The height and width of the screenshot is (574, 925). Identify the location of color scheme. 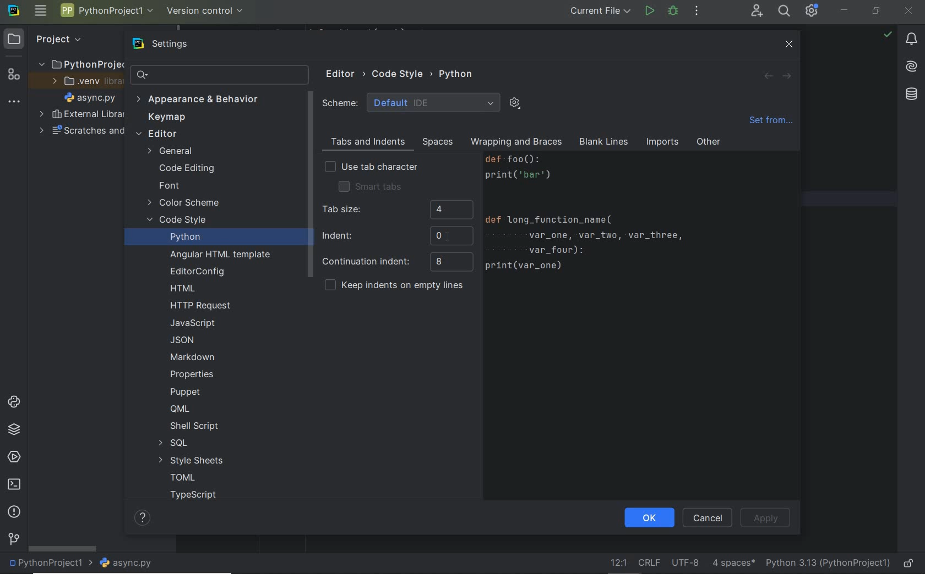
(184, 204).